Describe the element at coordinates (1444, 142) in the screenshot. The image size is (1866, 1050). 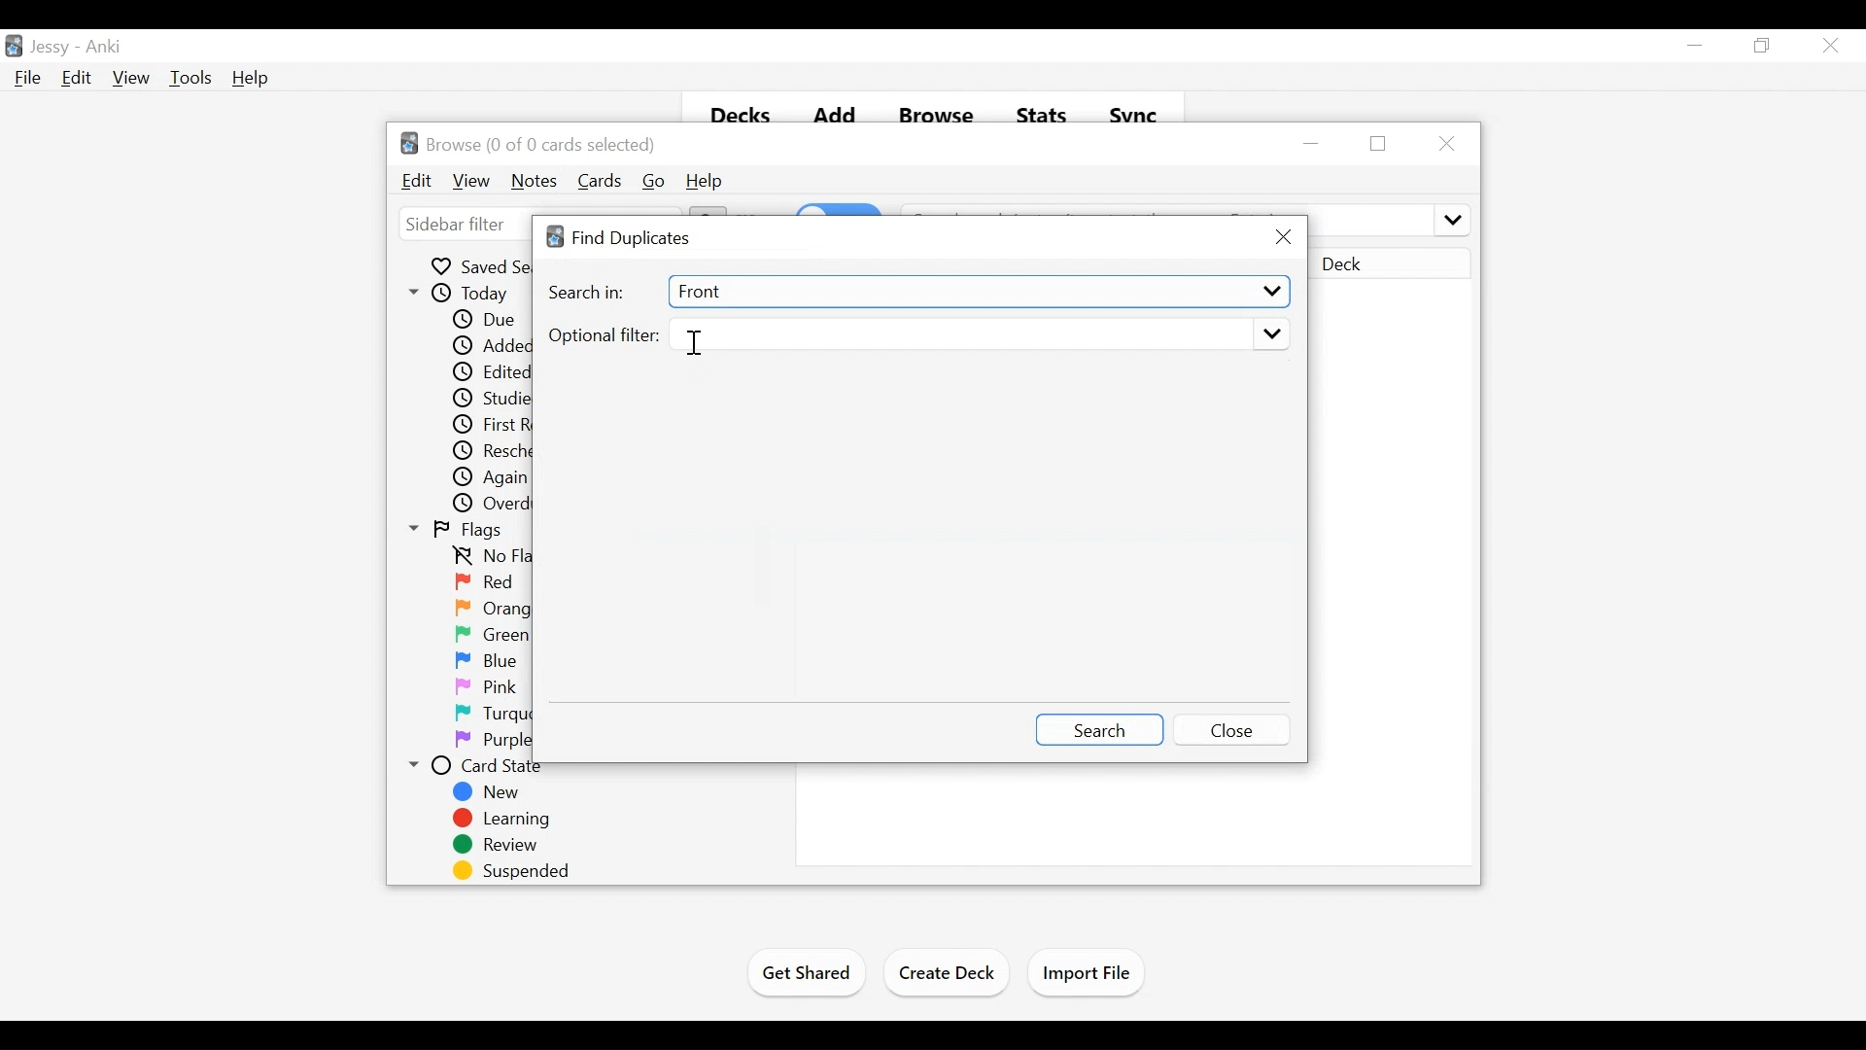
I see `Close` at that location.